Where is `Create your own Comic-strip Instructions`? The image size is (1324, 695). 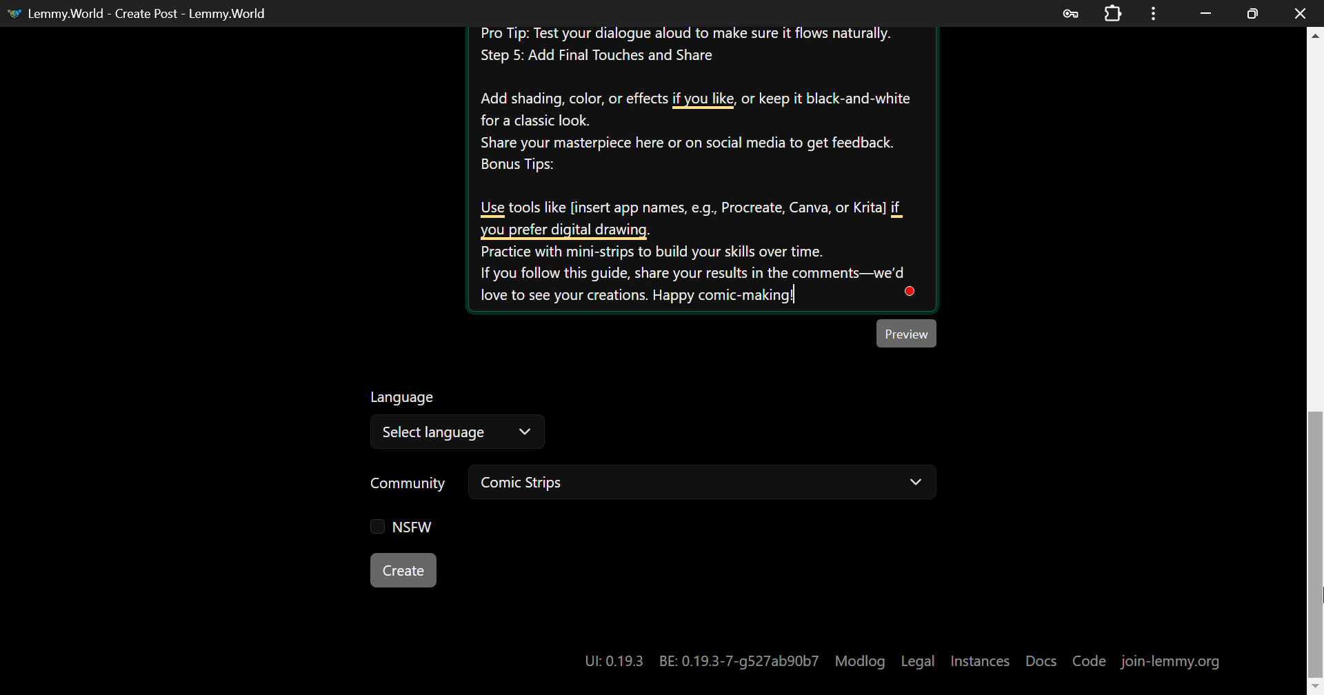 Create your own Comic-strip Instructions is located at coordinates (702, 168).